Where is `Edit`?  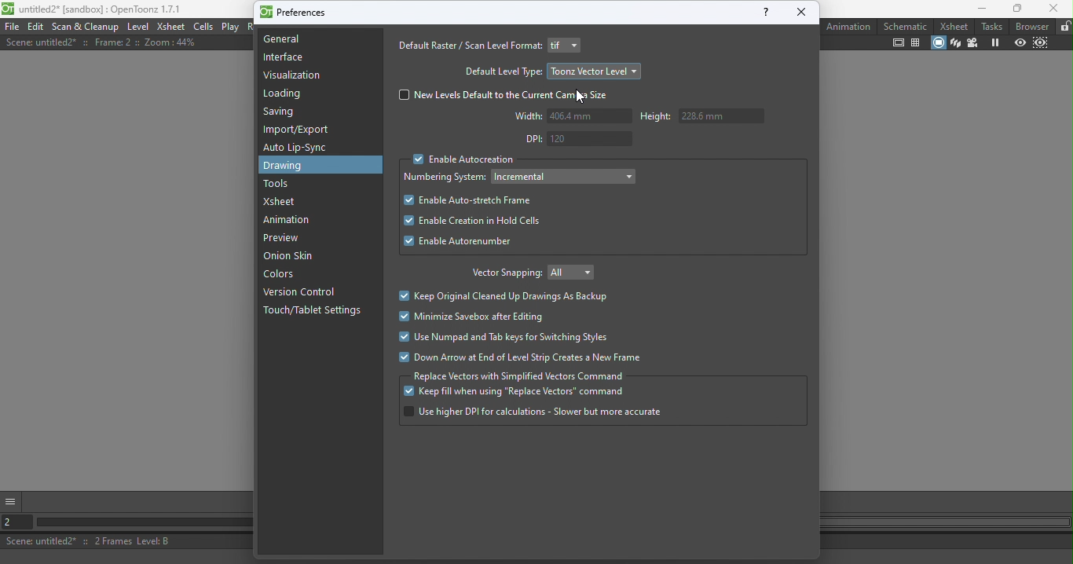
Edit is located at coordinates (37, 26).